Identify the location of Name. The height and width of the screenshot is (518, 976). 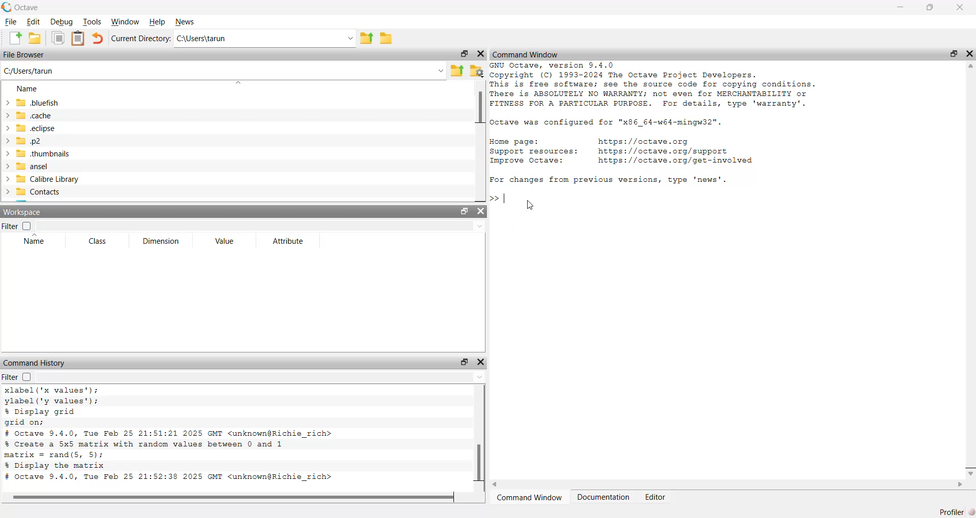
(36, 242).